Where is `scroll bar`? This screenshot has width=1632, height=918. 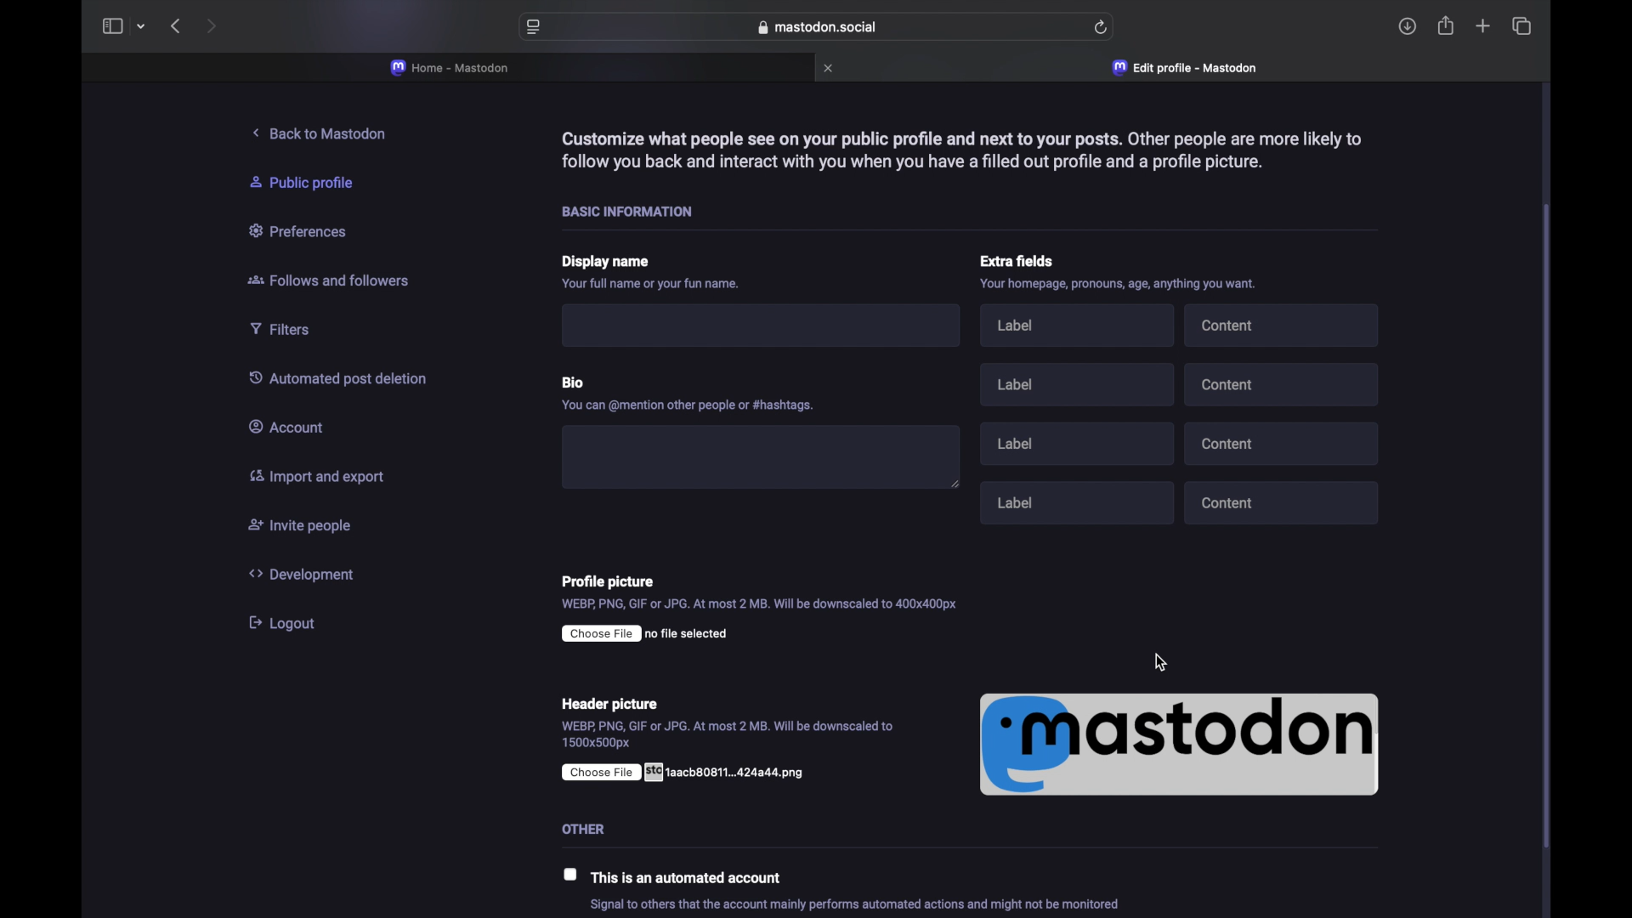
scroll bar is located at coordinates (1549, 530).